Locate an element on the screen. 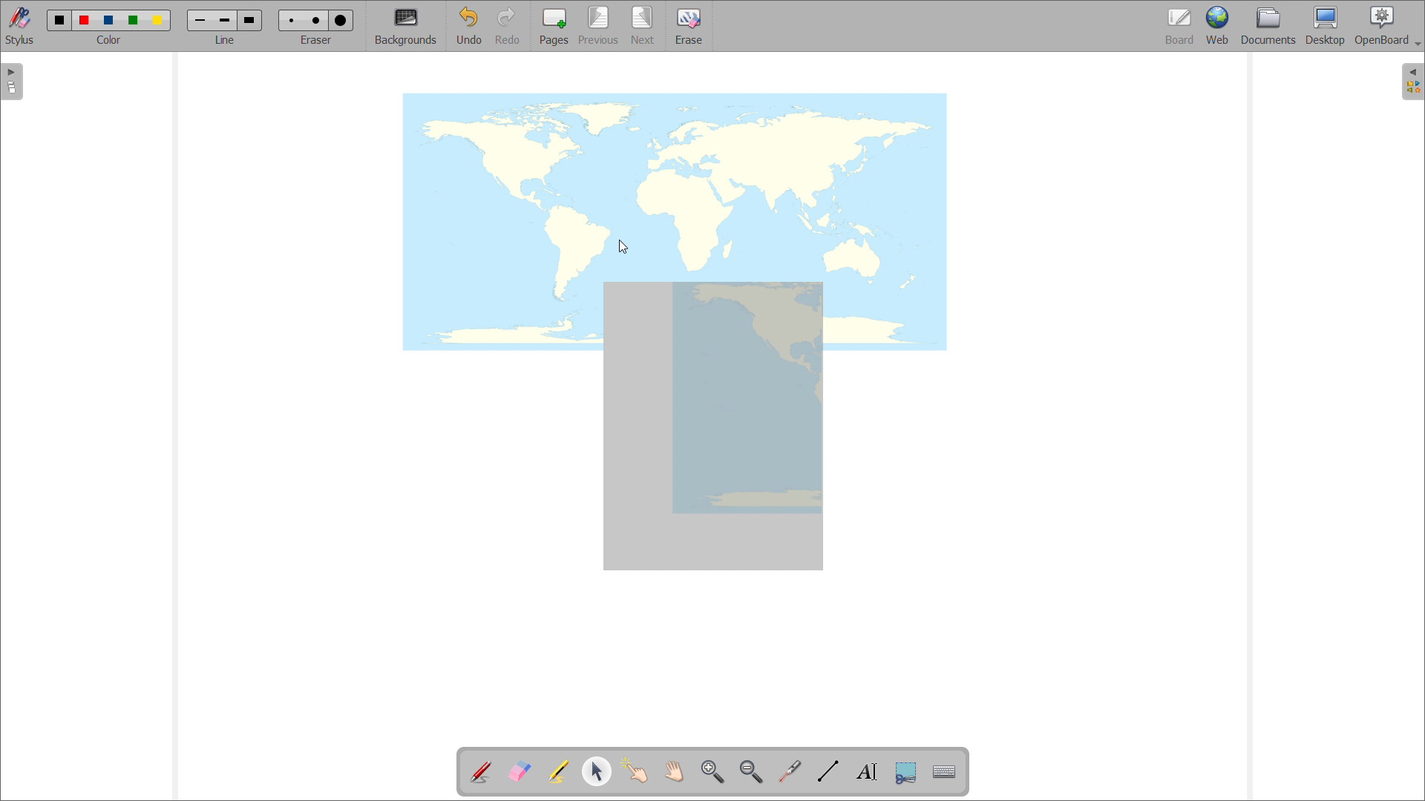 The height and width of the screenshot is (801, 1425). add pages is located at coordinates (554, 26).